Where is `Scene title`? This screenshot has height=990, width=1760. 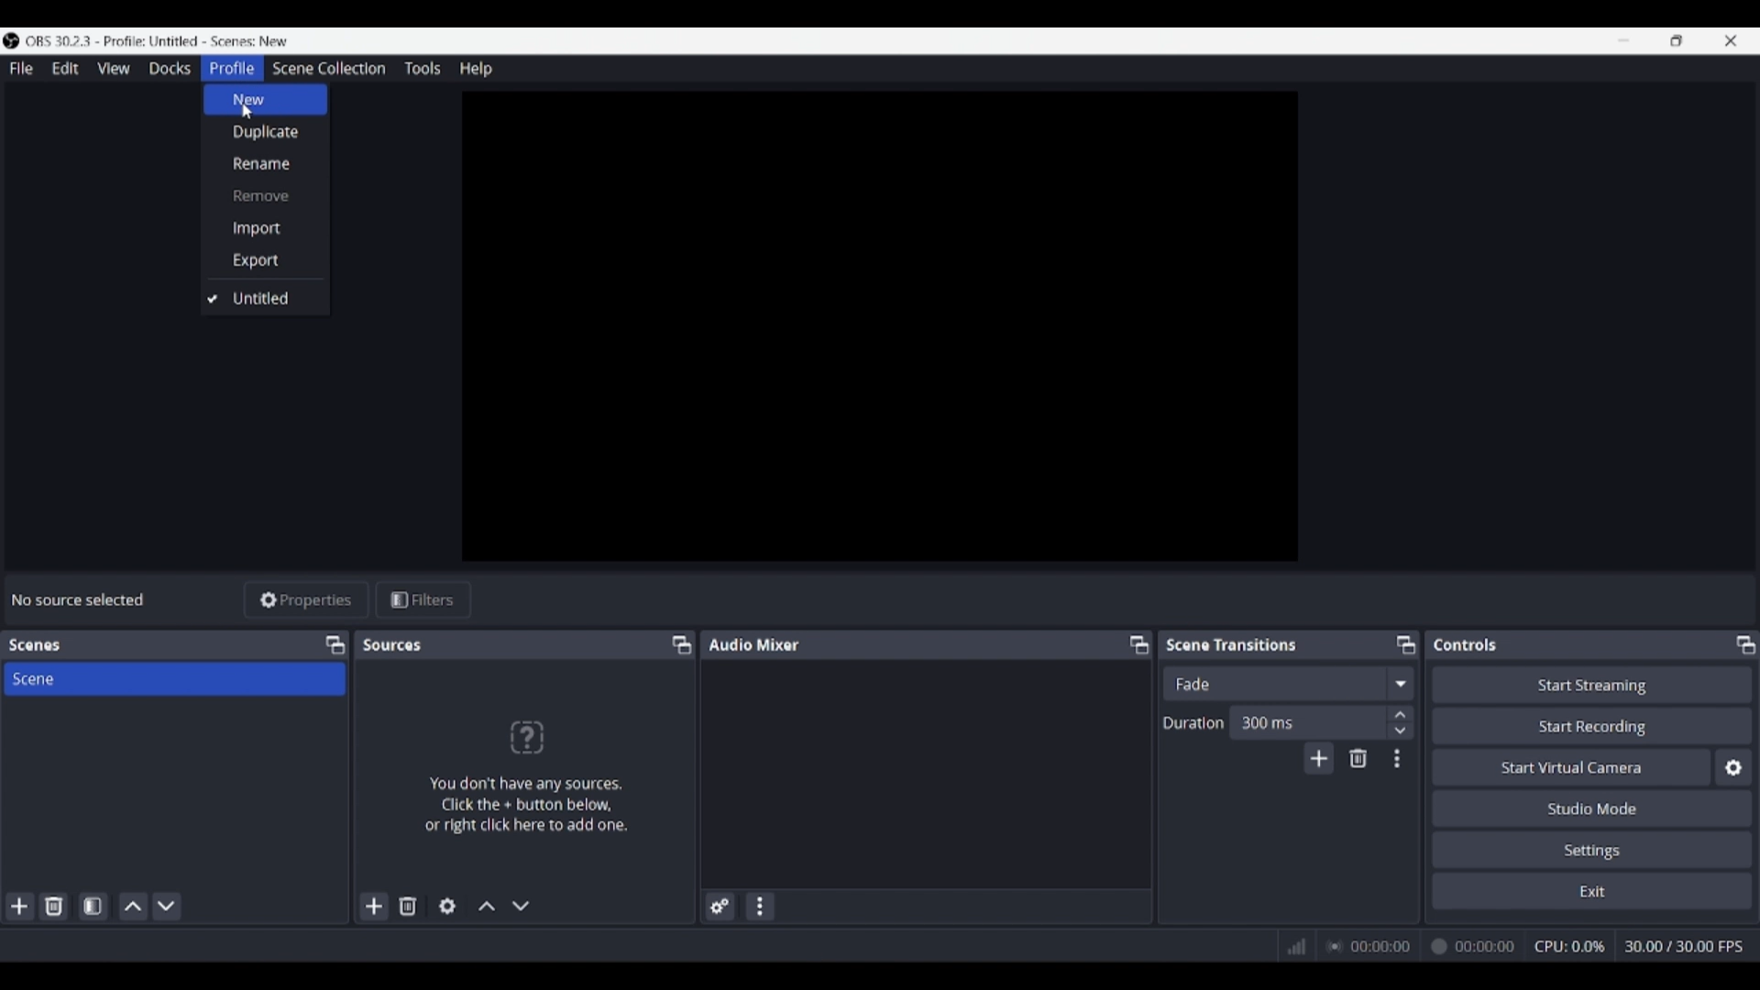
Scene title is located at coordinates (174, 678).